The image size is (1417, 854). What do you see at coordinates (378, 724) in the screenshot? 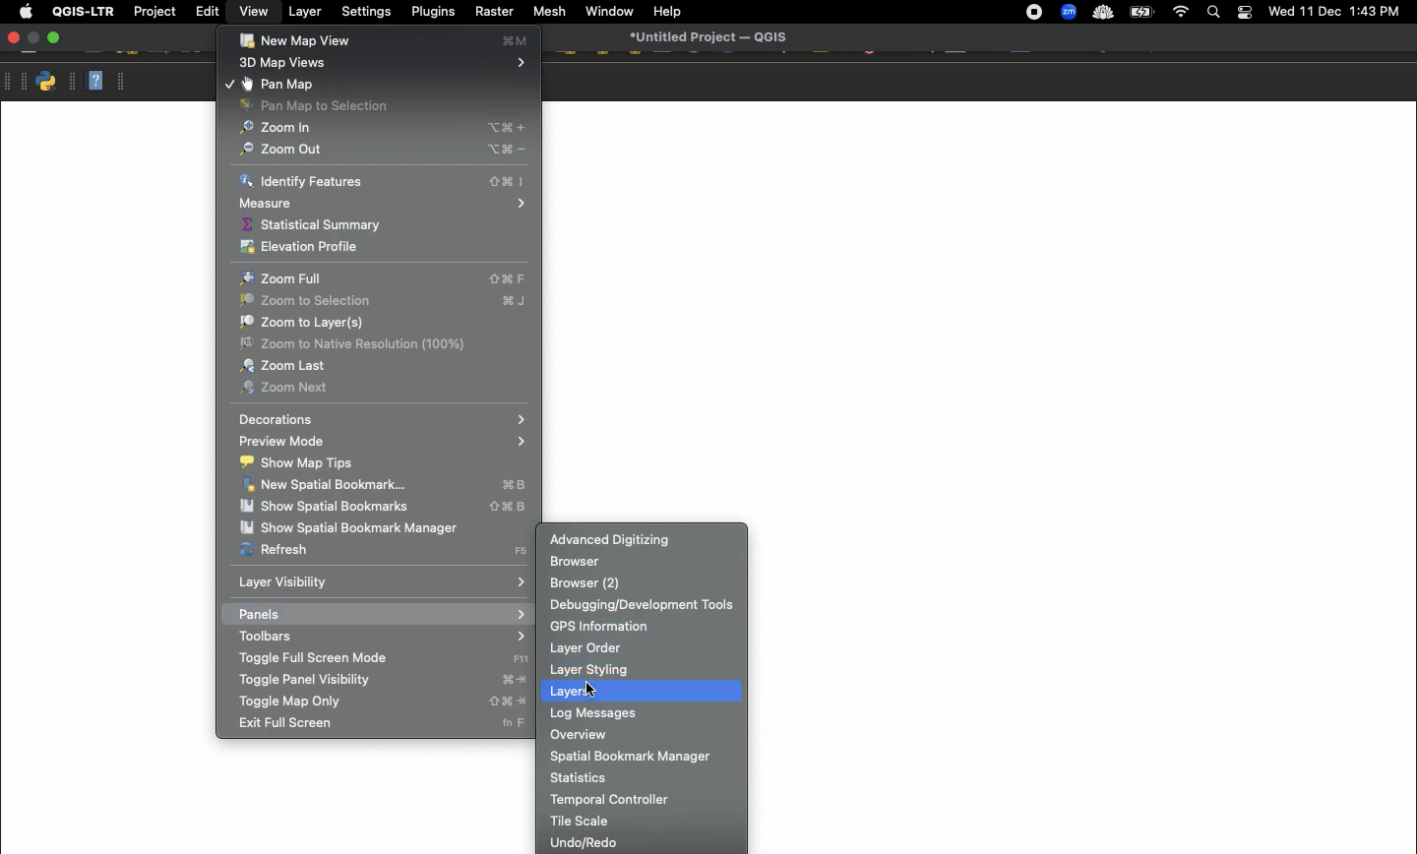
I see `Ext full screen` at bounding box center [378, 724].